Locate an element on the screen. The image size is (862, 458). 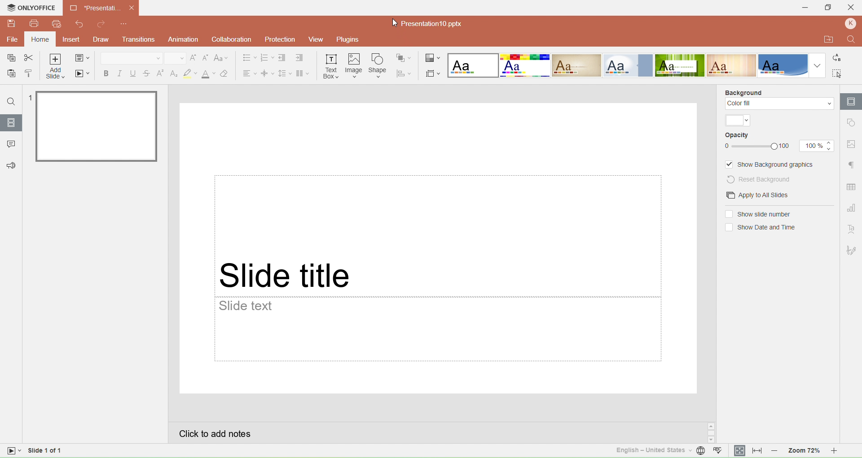
Home is located at coordinates (40, 39).